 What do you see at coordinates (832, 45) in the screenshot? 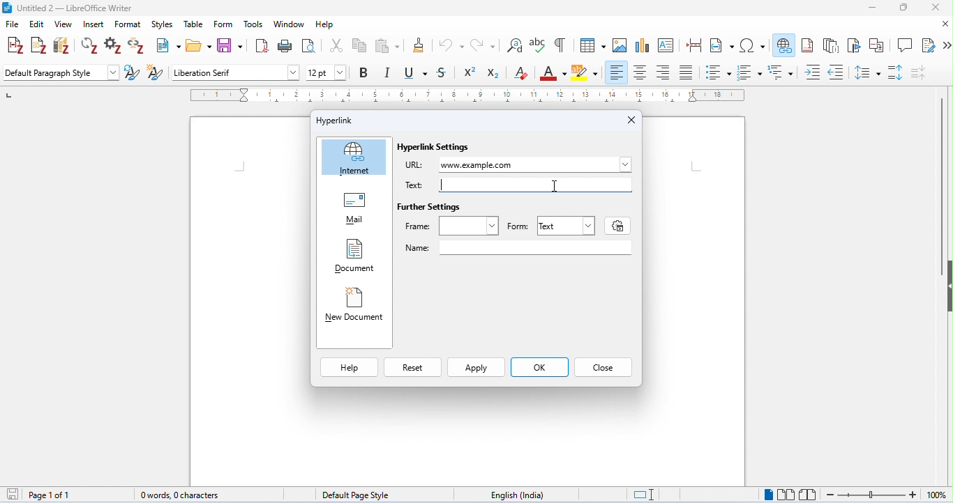
I see `insert endnote` at bounding box center [832, 45].